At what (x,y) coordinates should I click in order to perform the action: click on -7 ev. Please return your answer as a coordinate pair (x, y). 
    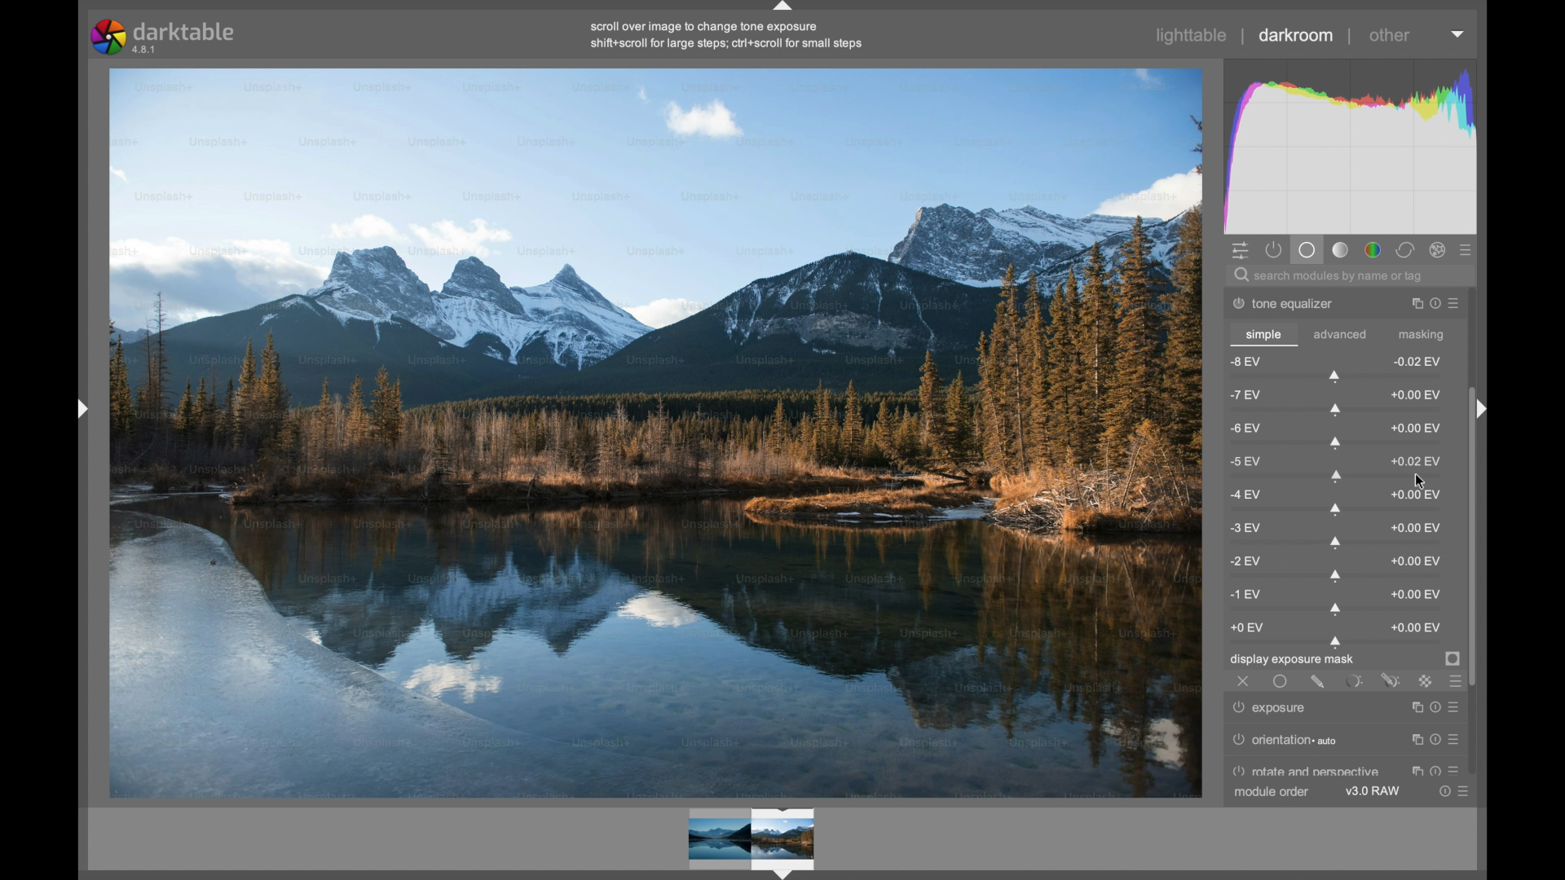
    Looking at the image, I should click on (1245, 394).